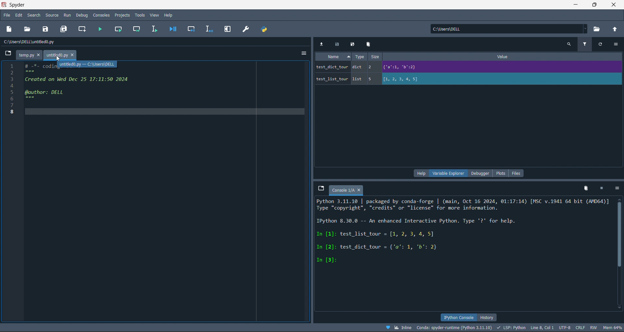  Describe the element at coordinates (455, 327) in the screenshot. I see `Conda: Spyder-runtime (Python 3.11.10)` at that location.